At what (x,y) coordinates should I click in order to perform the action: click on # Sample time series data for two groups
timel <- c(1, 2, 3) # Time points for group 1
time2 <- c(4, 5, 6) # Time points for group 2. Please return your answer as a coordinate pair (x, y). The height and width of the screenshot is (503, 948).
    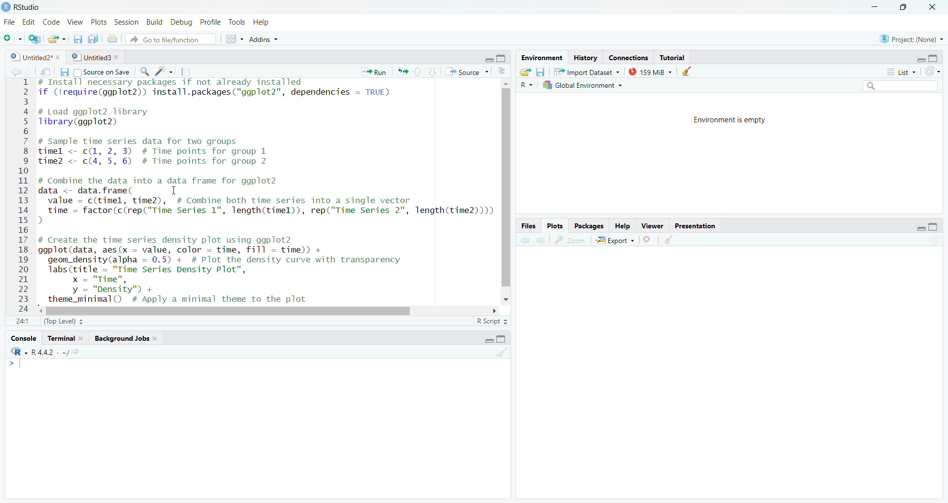
    Looking at the image, I should click on (155, 152).